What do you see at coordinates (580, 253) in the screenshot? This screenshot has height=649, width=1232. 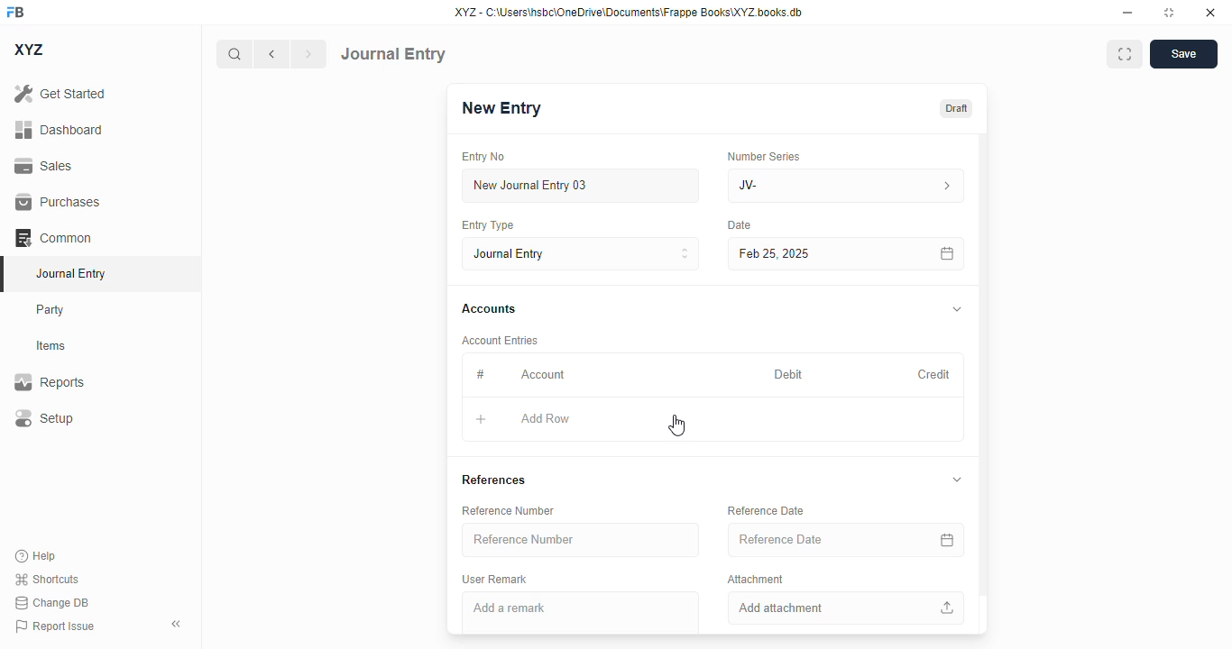 I see `entry type` at bounding box center [580, 253].